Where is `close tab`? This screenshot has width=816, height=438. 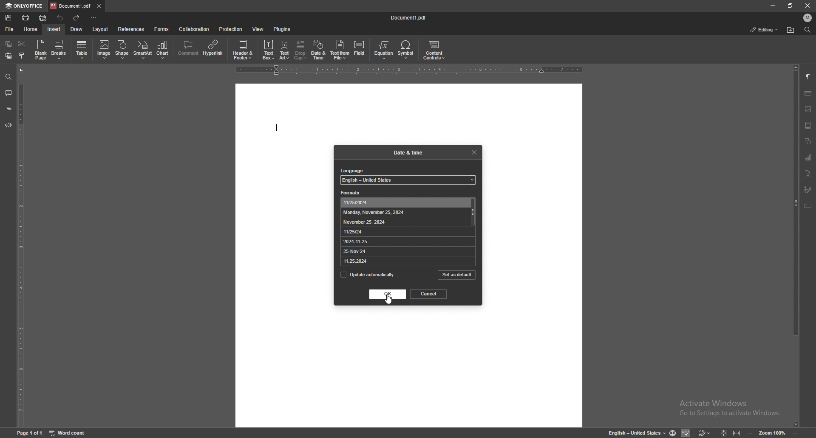 close tab is located at coordinates (99, 6).